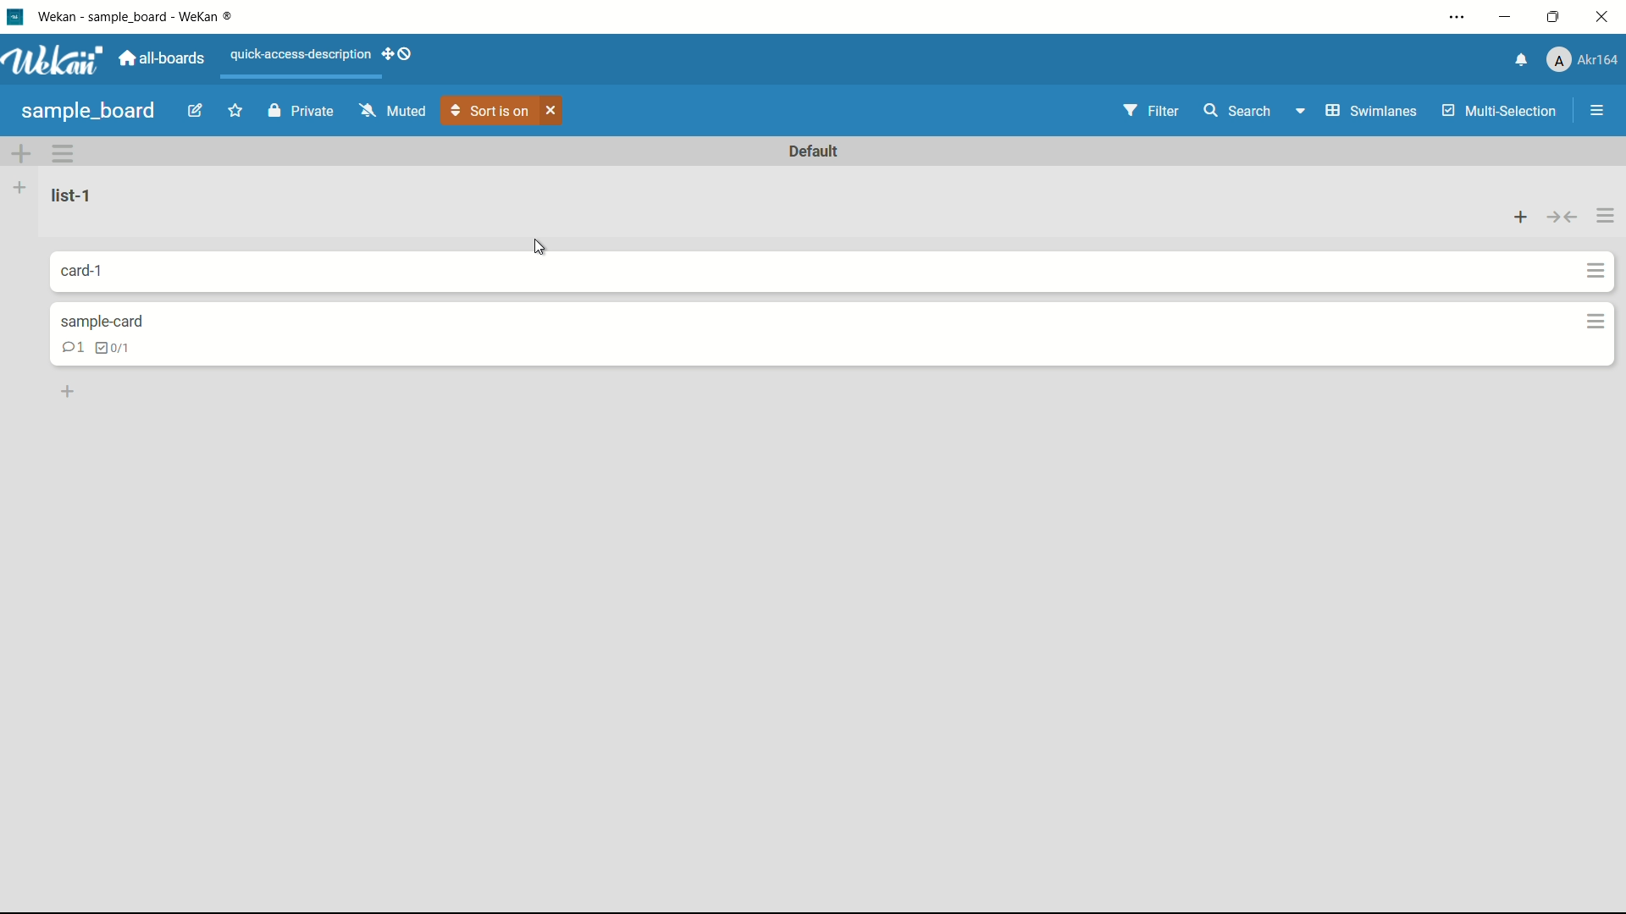  What do you see at coordinates (1507, 17) in the screenshot?
I see `minimize` at bounding box center [1507, 17].